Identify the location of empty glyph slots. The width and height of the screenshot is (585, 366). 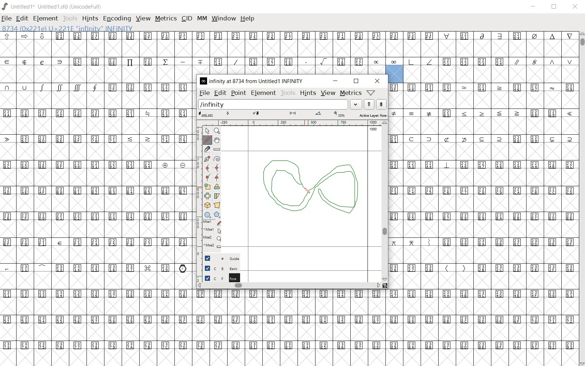
(98, 204).